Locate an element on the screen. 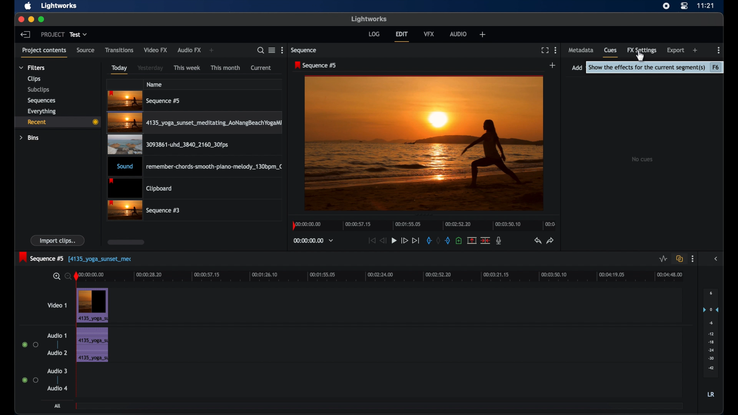 The height and width of the screenshot is (415, 738). play  is located at coordinates (394, 241).